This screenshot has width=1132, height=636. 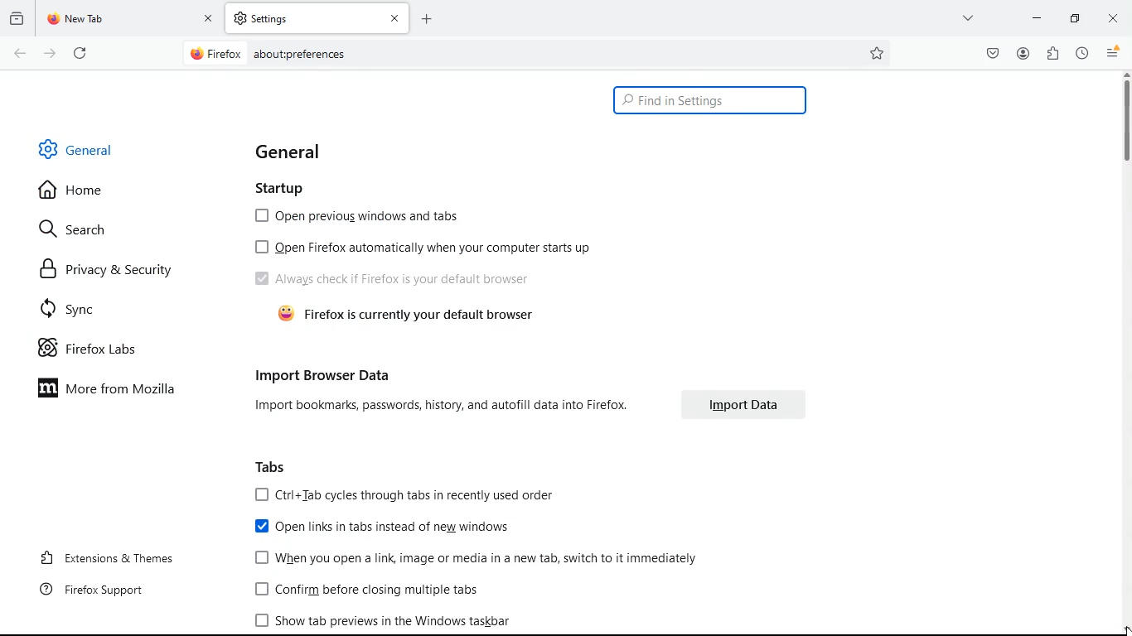 What do you see at coordinates (299, 54) in the screenshot?
I see `about:prefernces` at bounding box center [299, 54].